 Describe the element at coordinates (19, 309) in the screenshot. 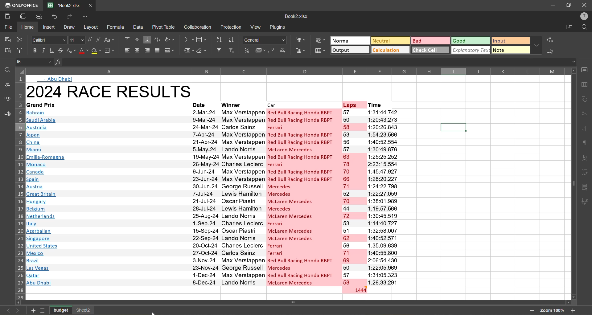

I see `next` at that location.